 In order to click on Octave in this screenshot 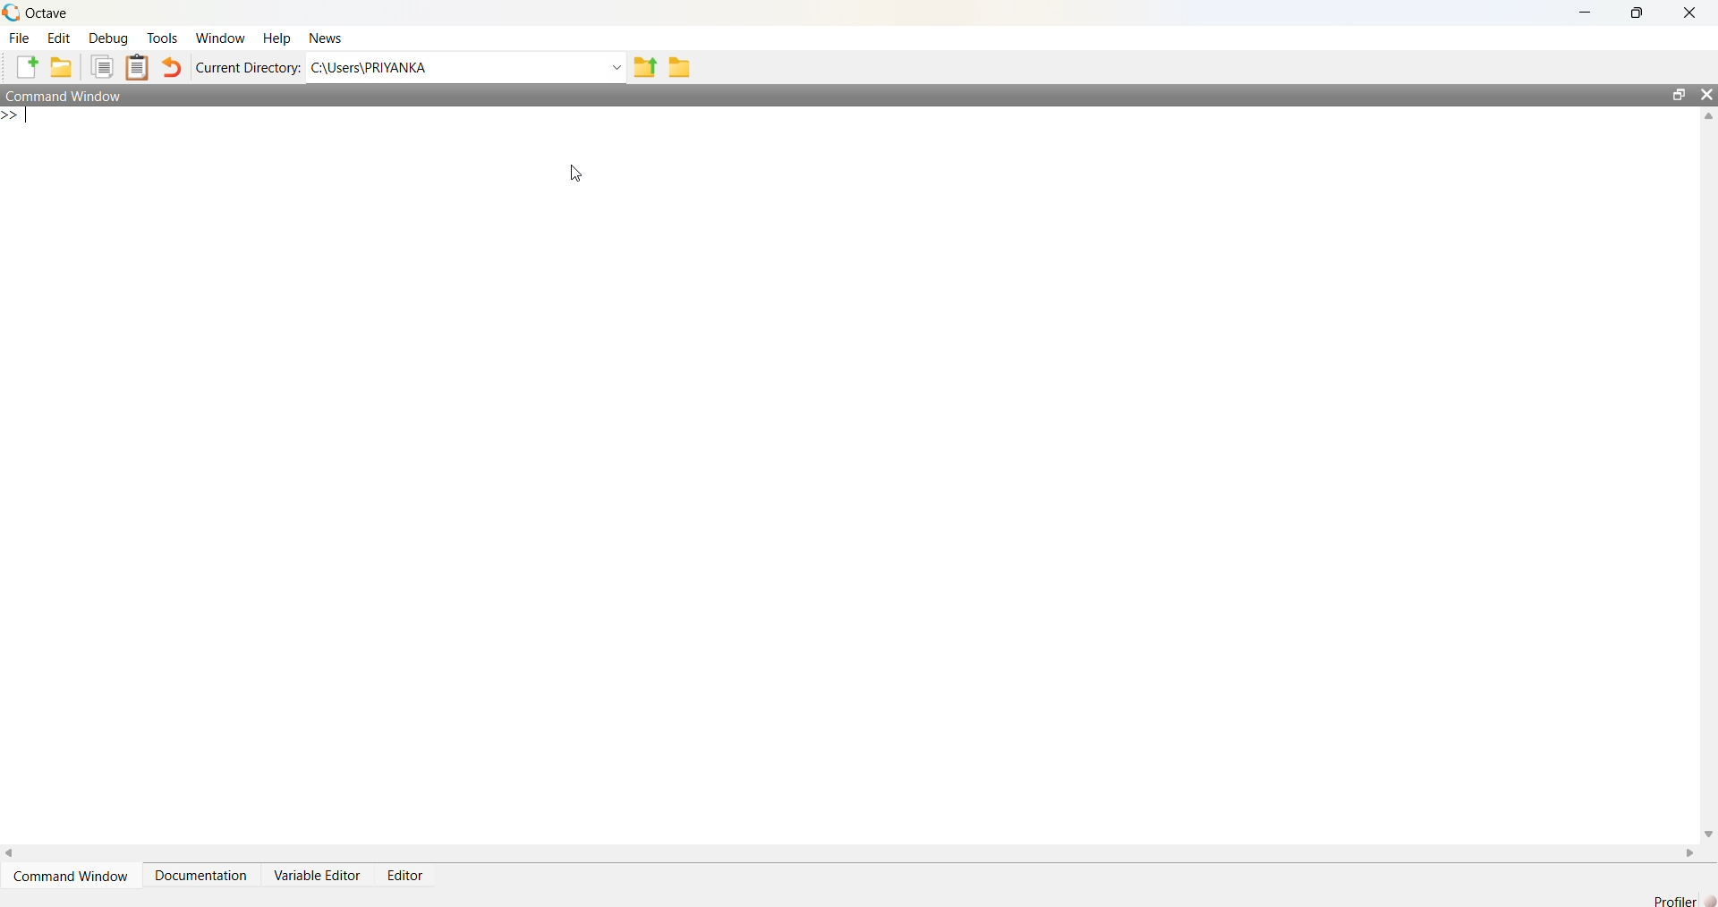, I will do `click(42, 14)`.